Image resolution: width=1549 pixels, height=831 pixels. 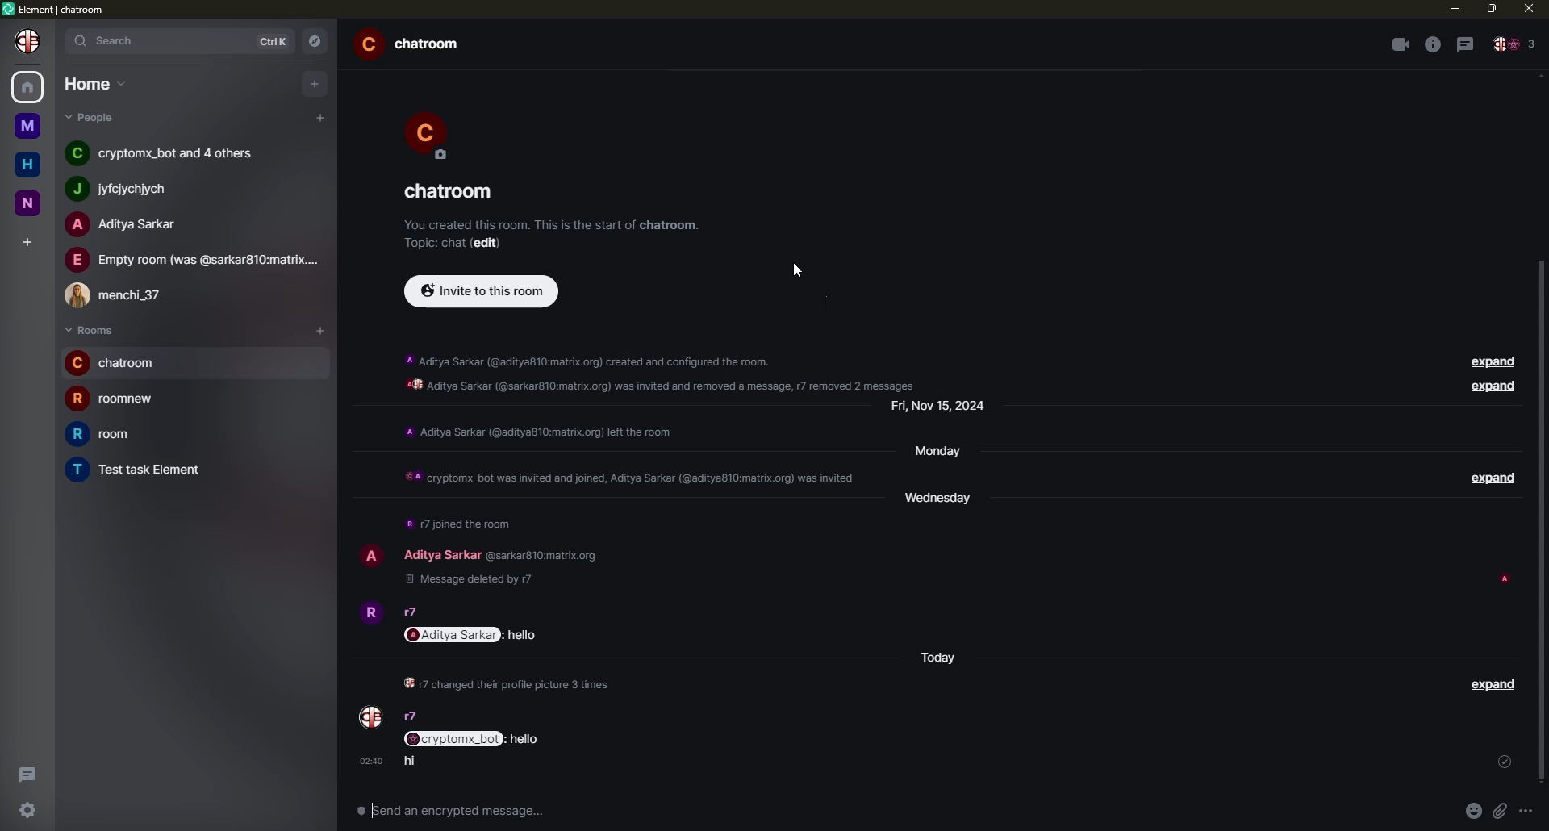 What do you see at coordinates (27, 163) in the screenshot?
I see `home` at bounding box center [27, 163].